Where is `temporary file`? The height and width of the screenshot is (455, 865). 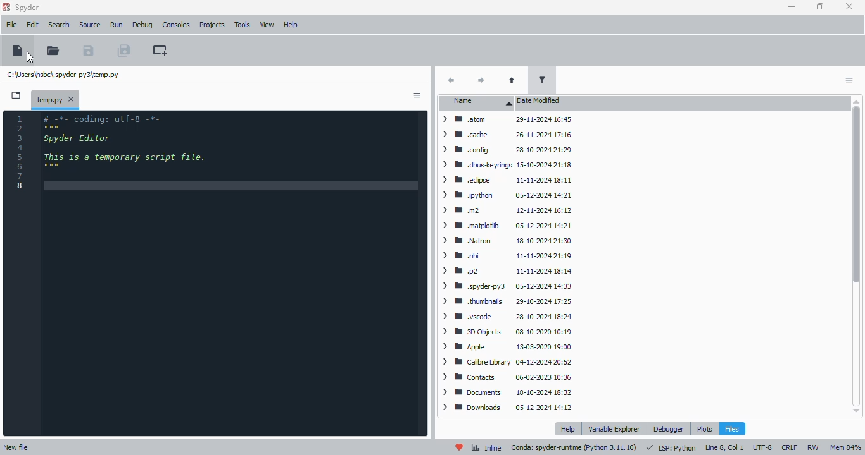 temporary file is located at coordinates (49, 99).